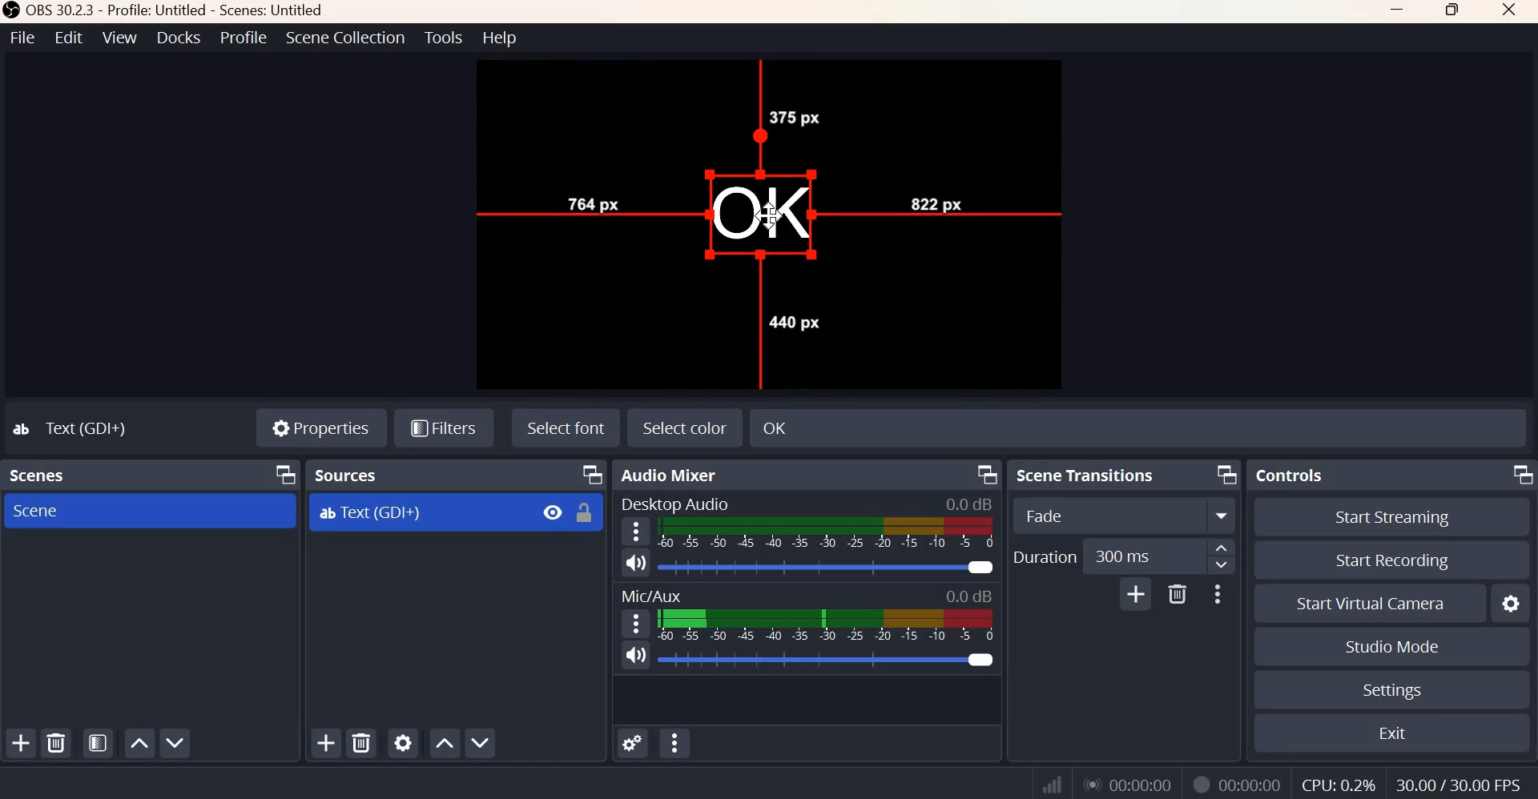 The width and height of the screenshot is (1538, 799). What do you see at coordinates (633, 532) in the screenshot?
I see `hamburger menu` at bounding box center [633, 532].